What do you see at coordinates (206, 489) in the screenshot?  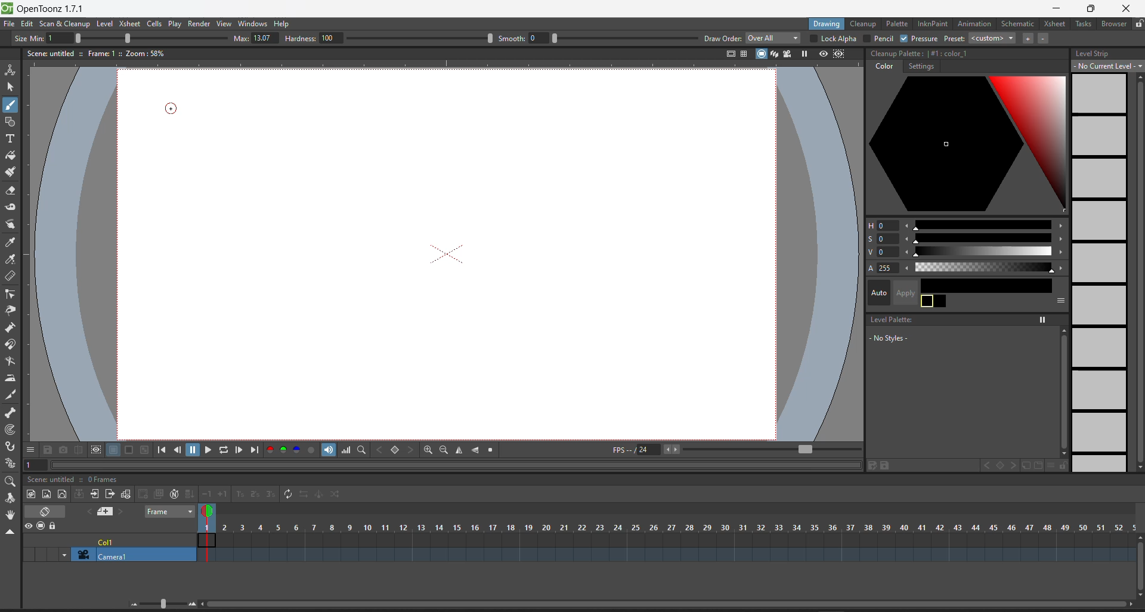 I see `decrease step` at bounding box center [206, 489].